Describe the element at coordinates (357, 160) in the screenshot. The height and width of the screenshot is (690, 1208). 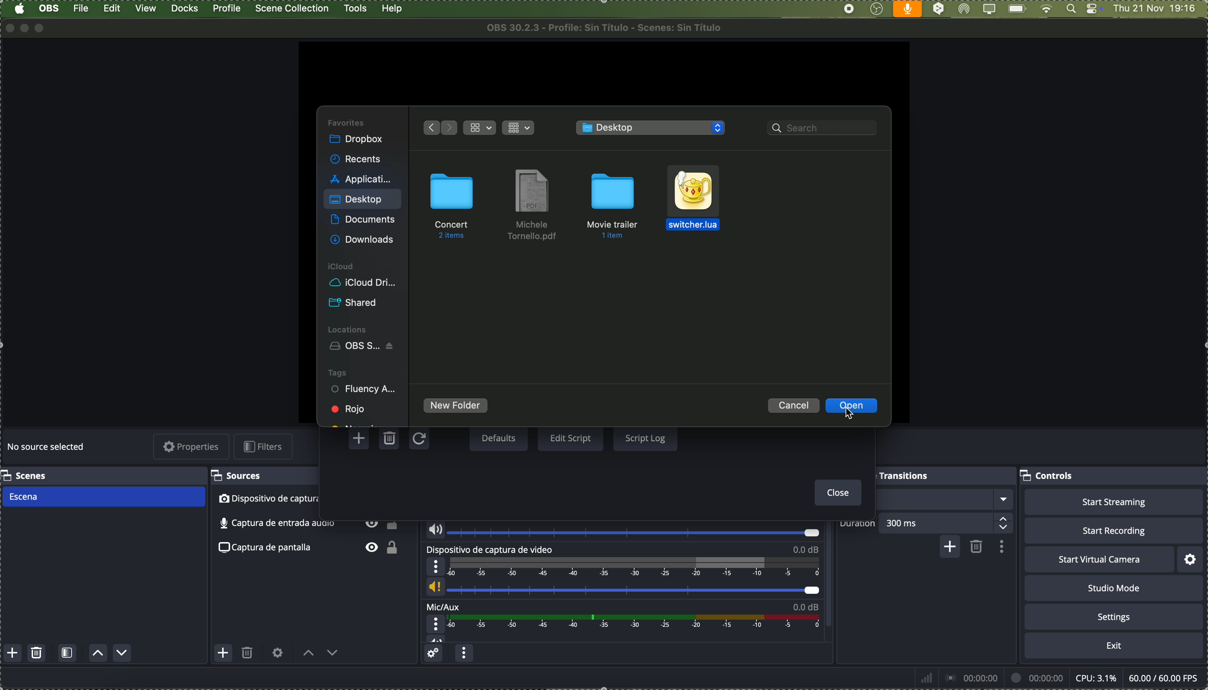
I see `recents` at that location.